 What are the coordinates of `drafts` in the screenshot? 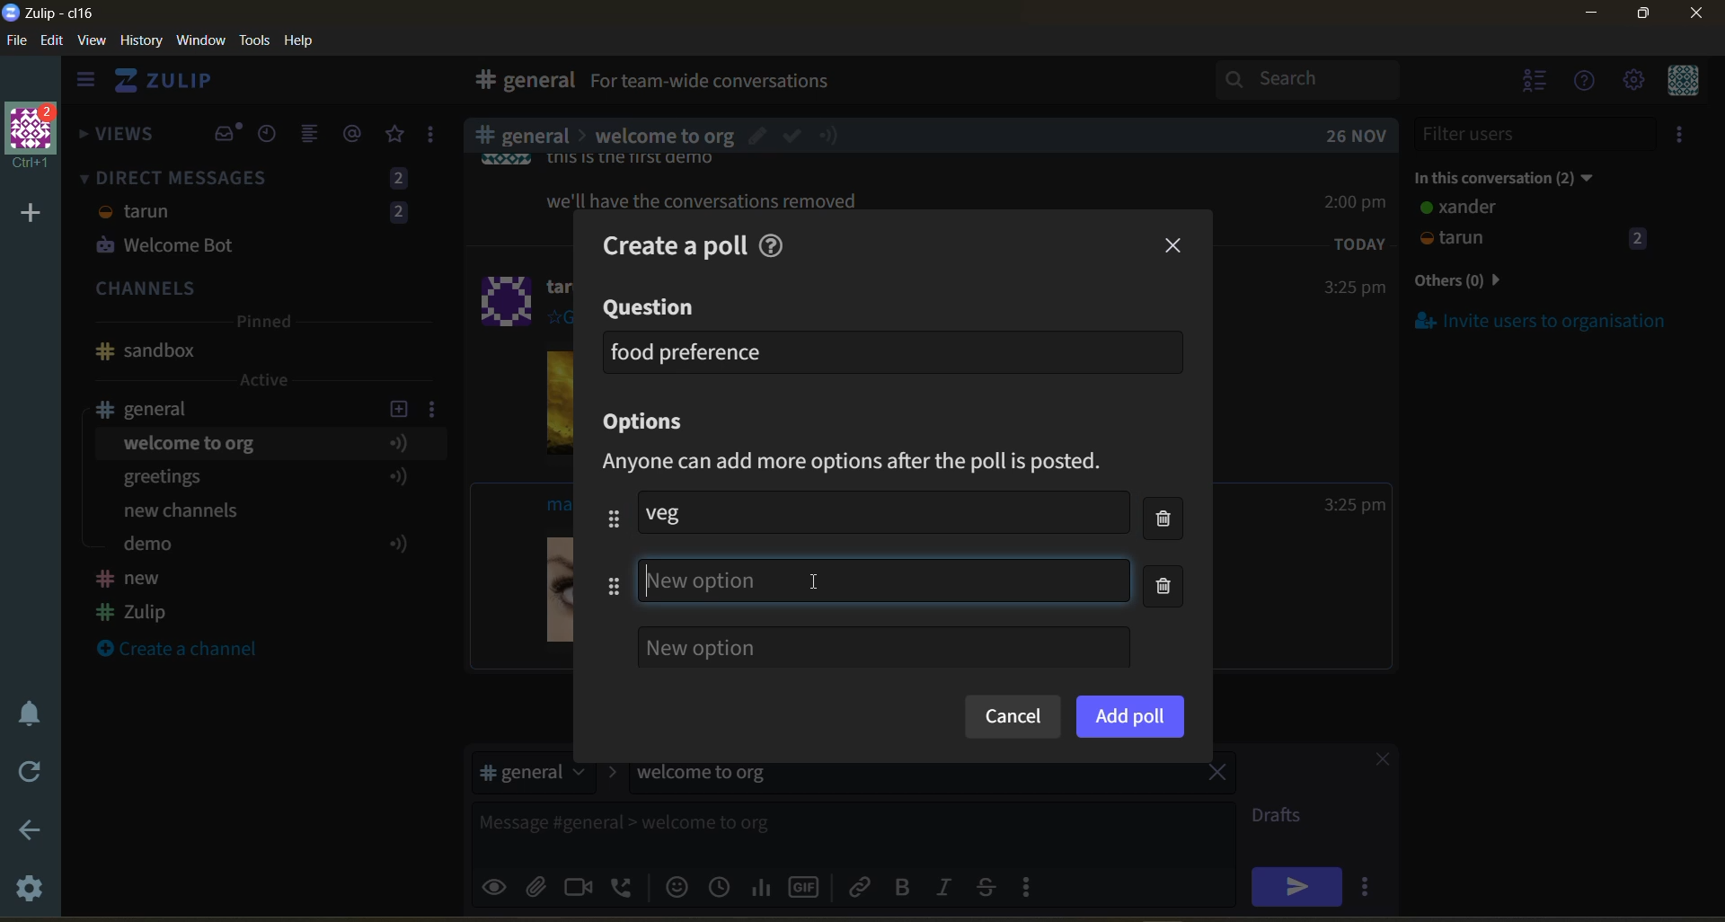 It's located at (1283, 818).